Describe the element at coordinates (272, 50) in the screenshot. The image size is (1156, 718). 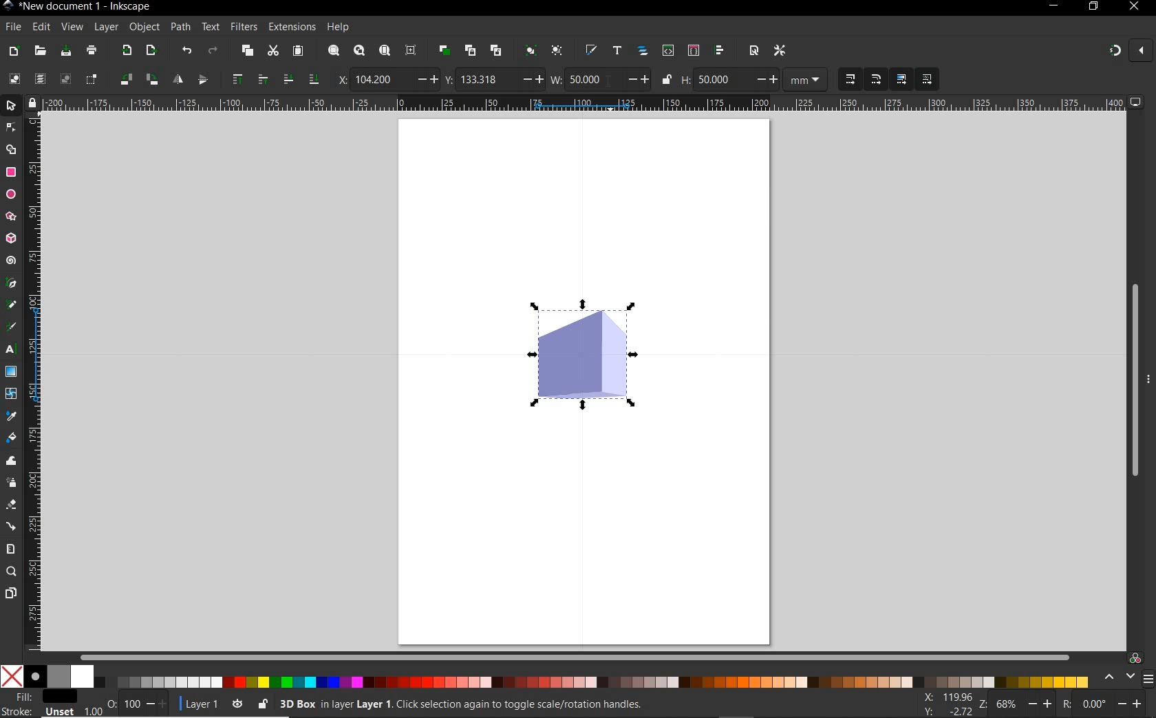
I see `cut` at that location.